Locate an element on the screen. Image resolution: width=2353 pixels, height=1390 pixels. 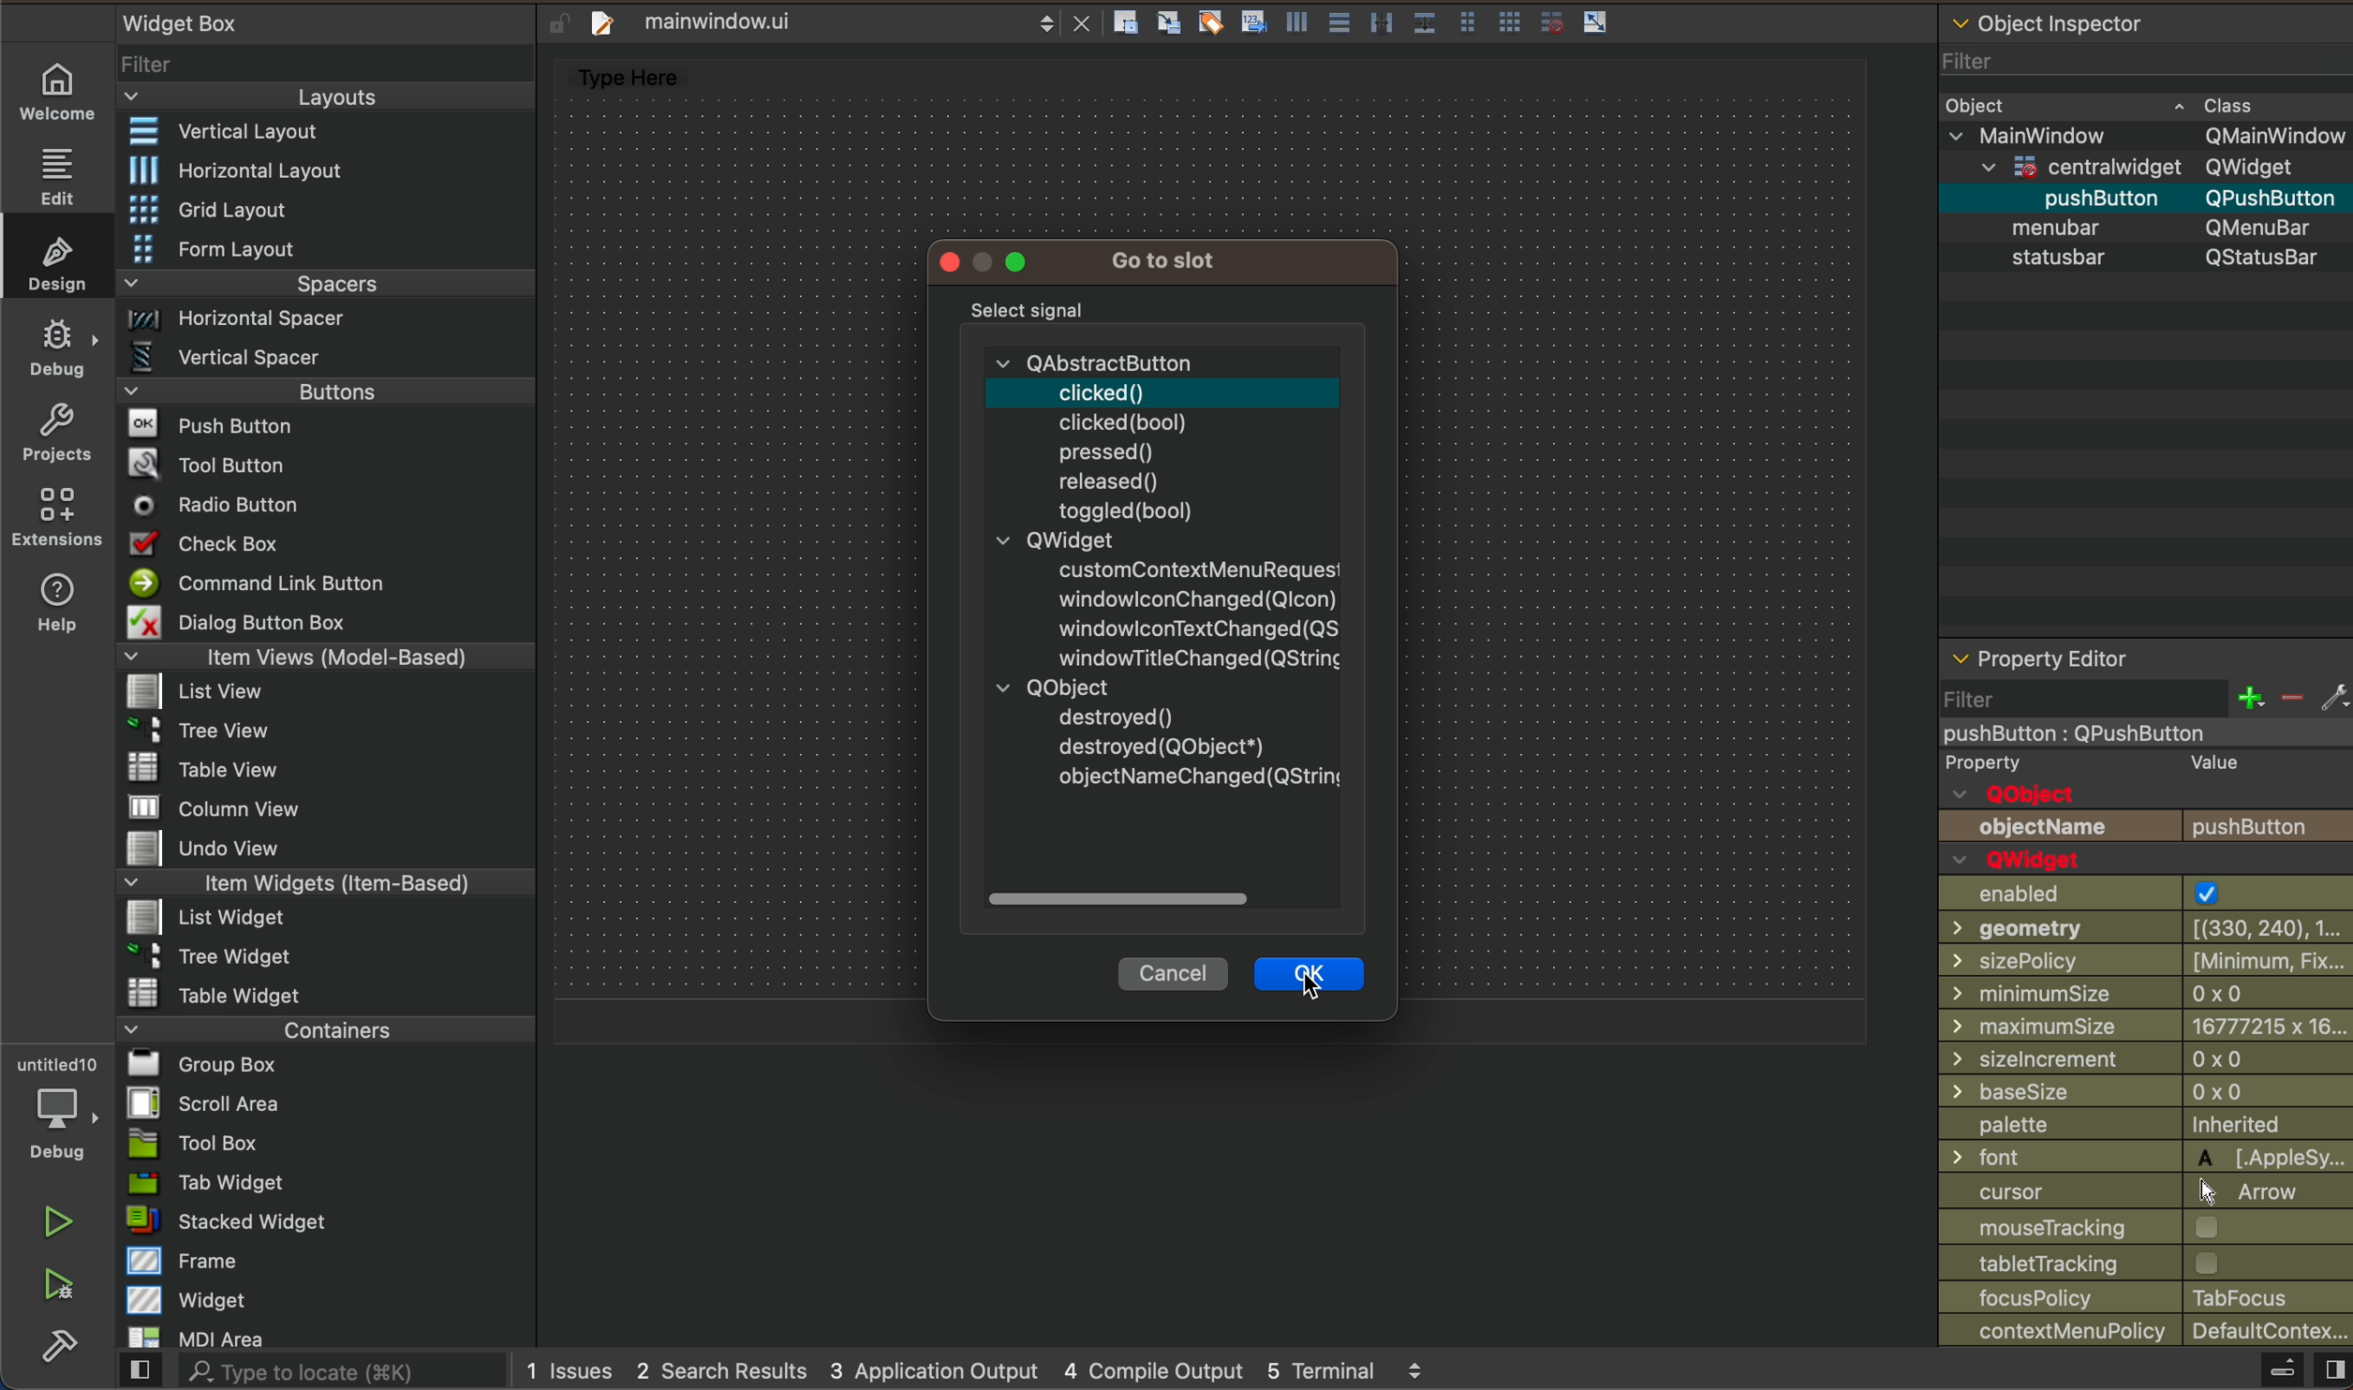
widget box is located at coordinates (185, 22).